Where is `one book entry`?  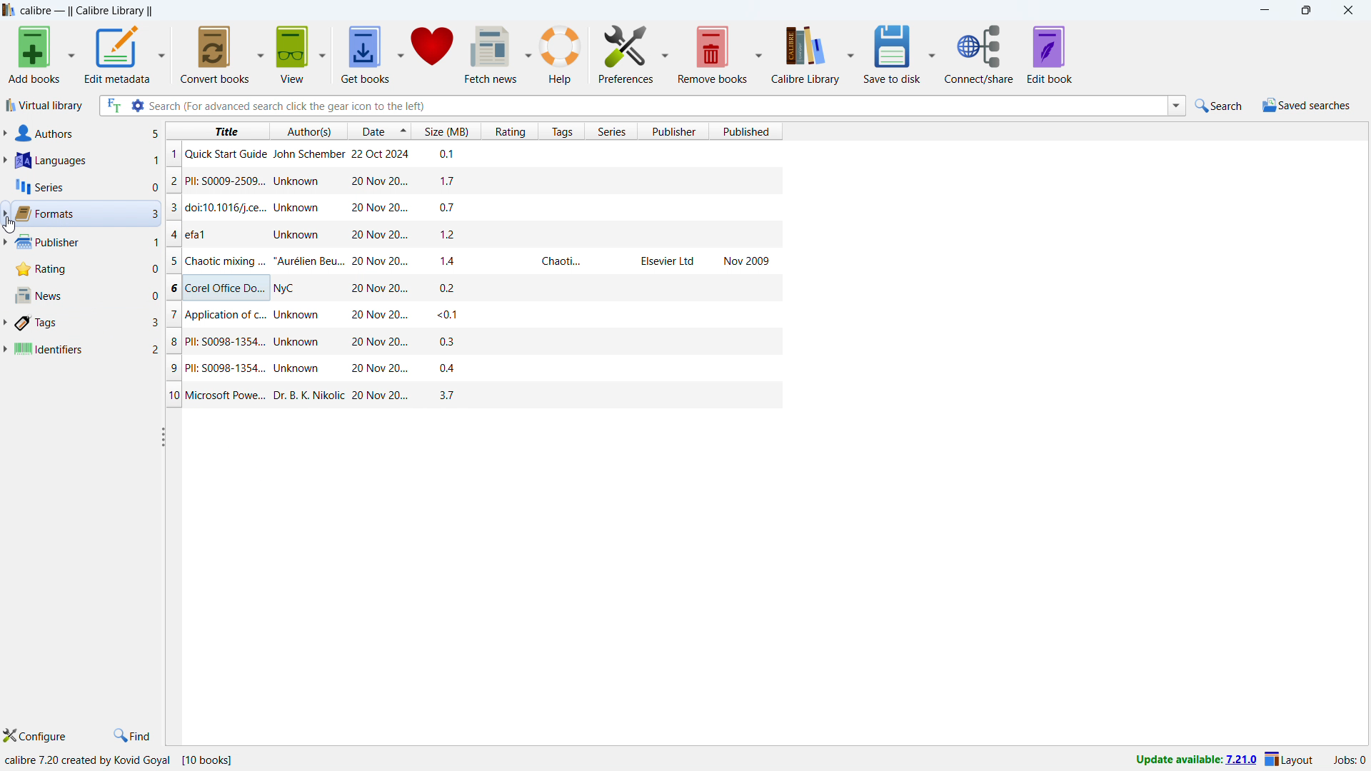 one book entry is located at coordinates (471, 156).